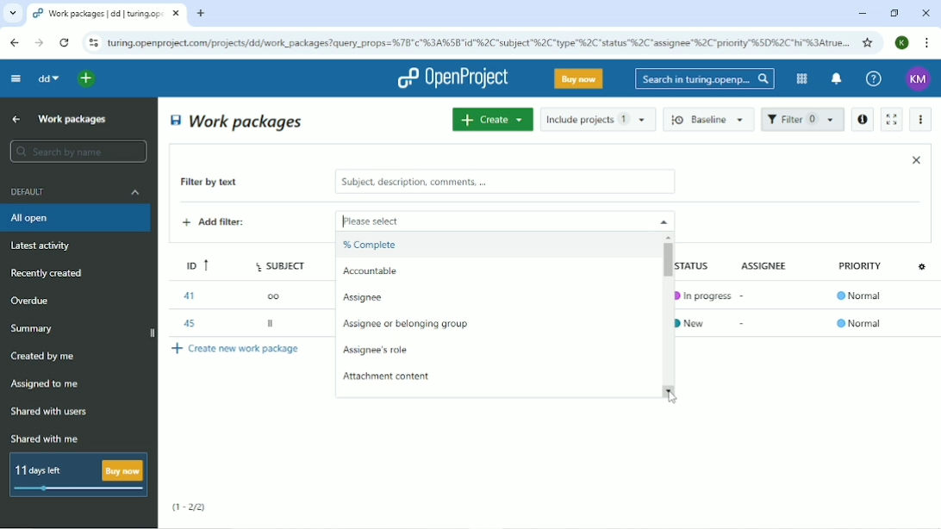 The image size is (941, 529). Describe the element at coordinates (201, 14) in the screenshot. I see `New tab` at that location.